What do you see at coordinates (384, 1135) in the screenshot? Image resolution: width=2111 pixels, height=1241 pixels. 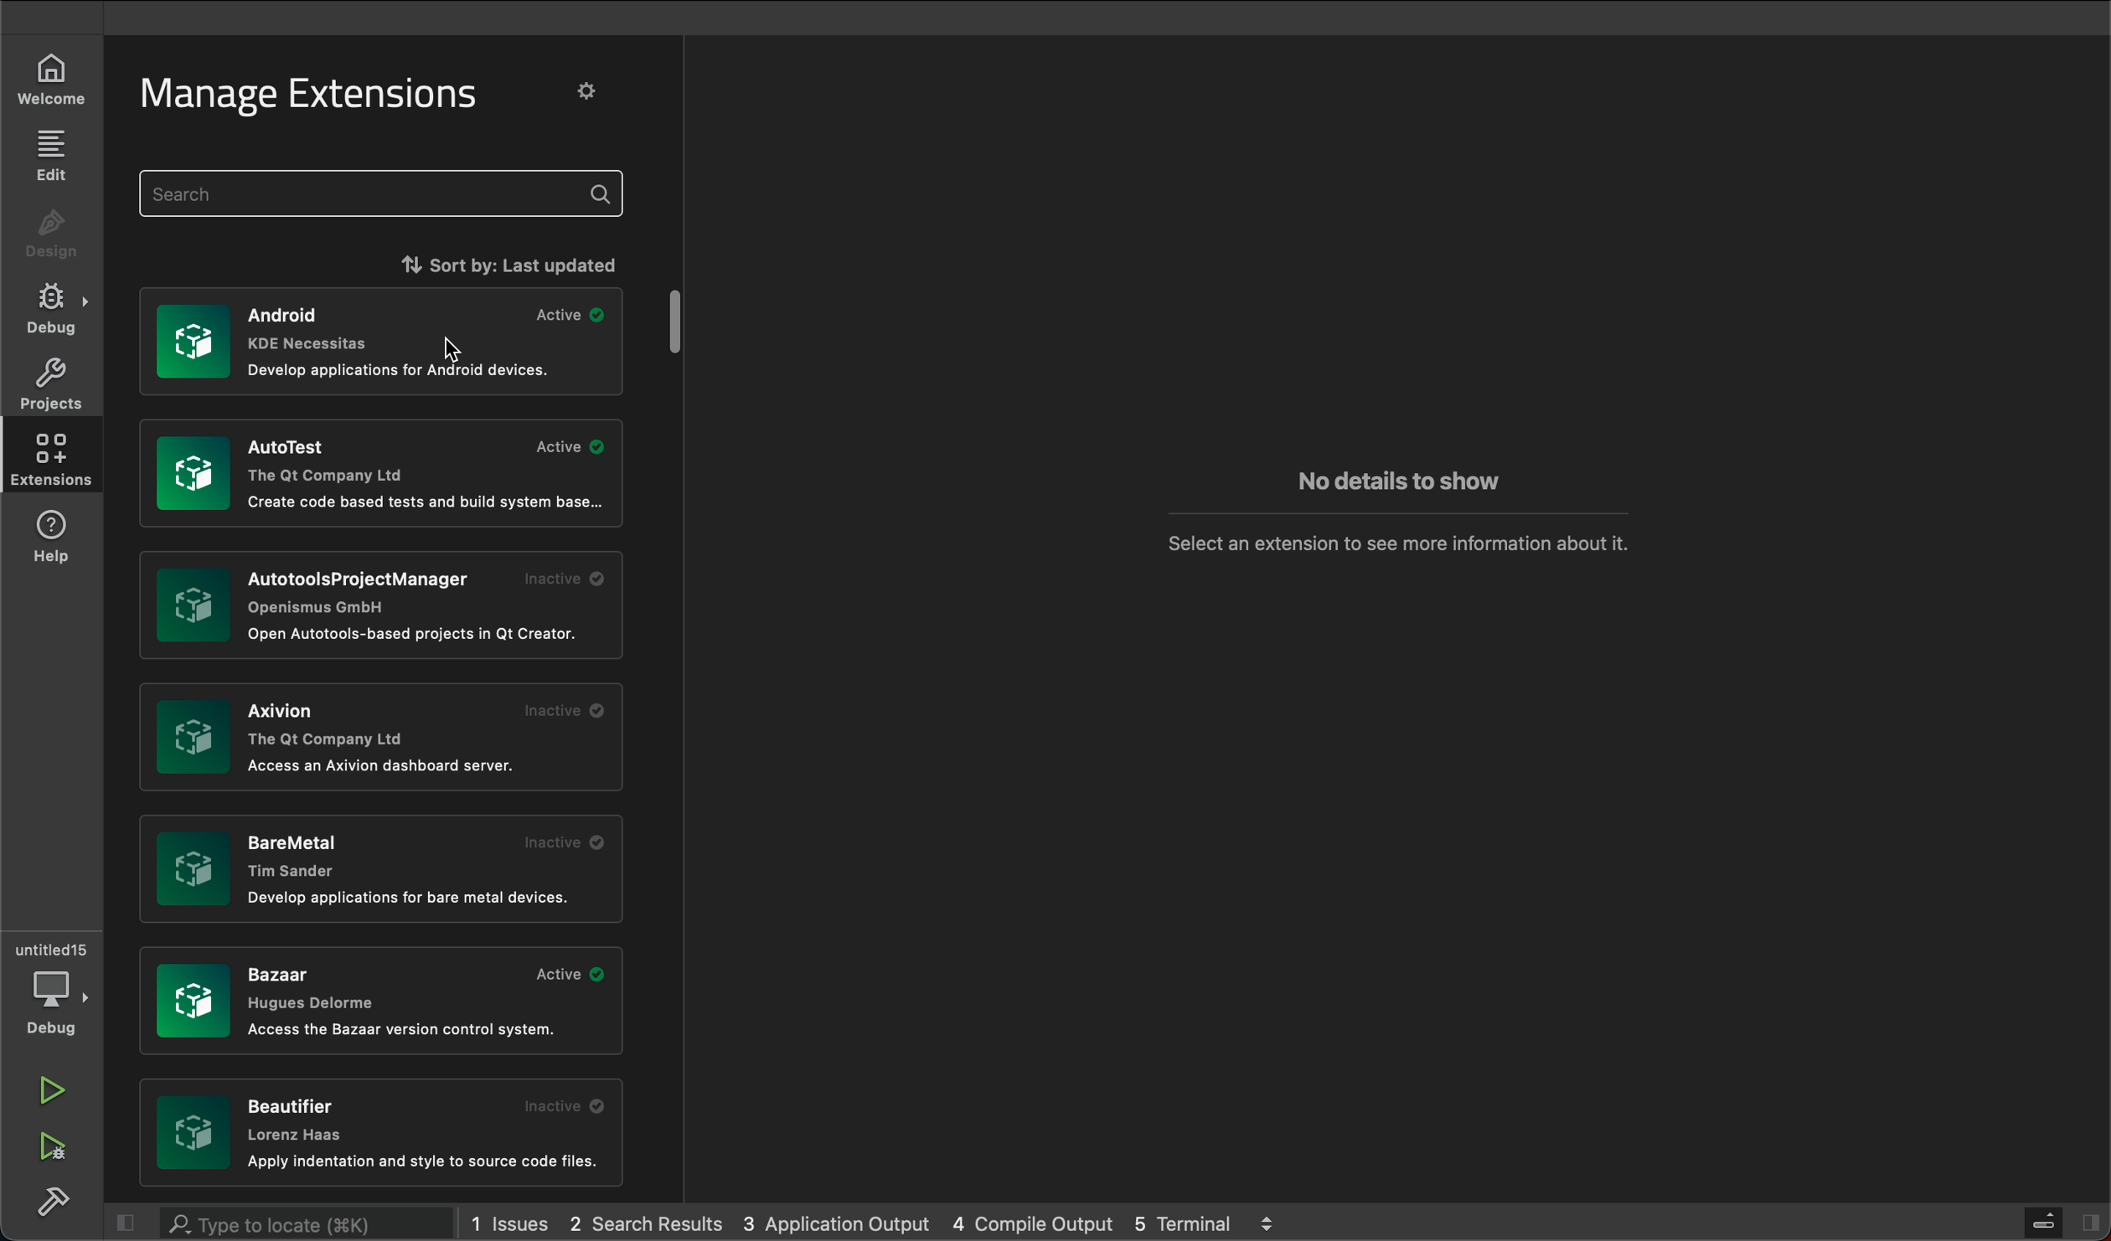 I see `extensions list` at bounding box center [384, 1135].